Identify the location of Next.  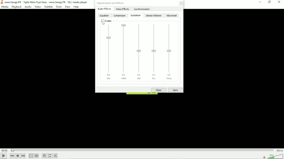
(23, 156).